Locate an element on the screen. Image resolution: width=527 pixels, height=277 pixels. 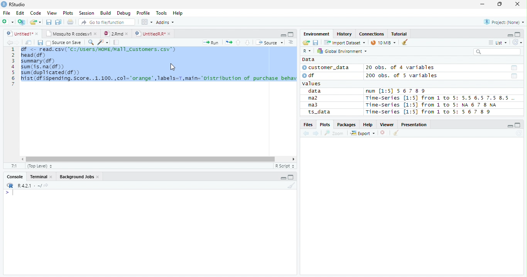
Profile is located at coordinates (143, 13).